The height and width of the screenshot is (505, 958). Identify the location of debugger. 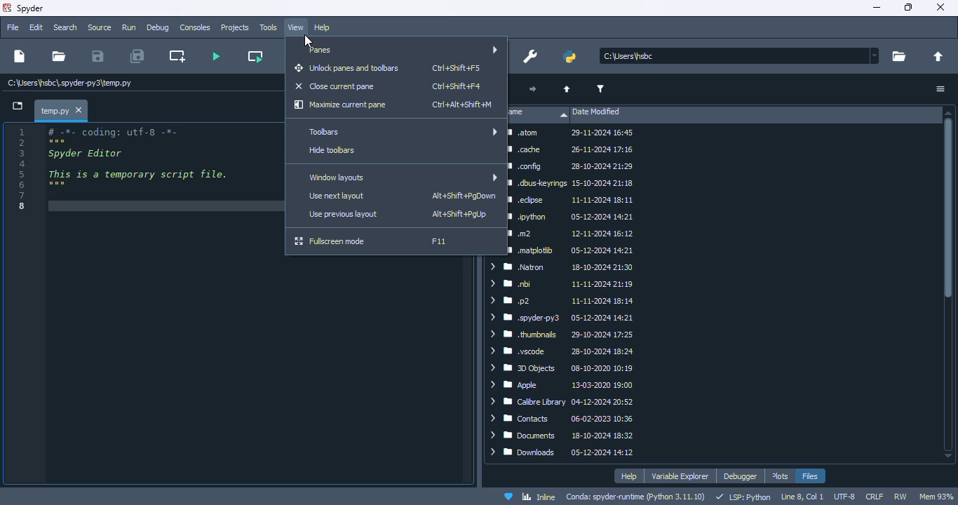
(740, 476).